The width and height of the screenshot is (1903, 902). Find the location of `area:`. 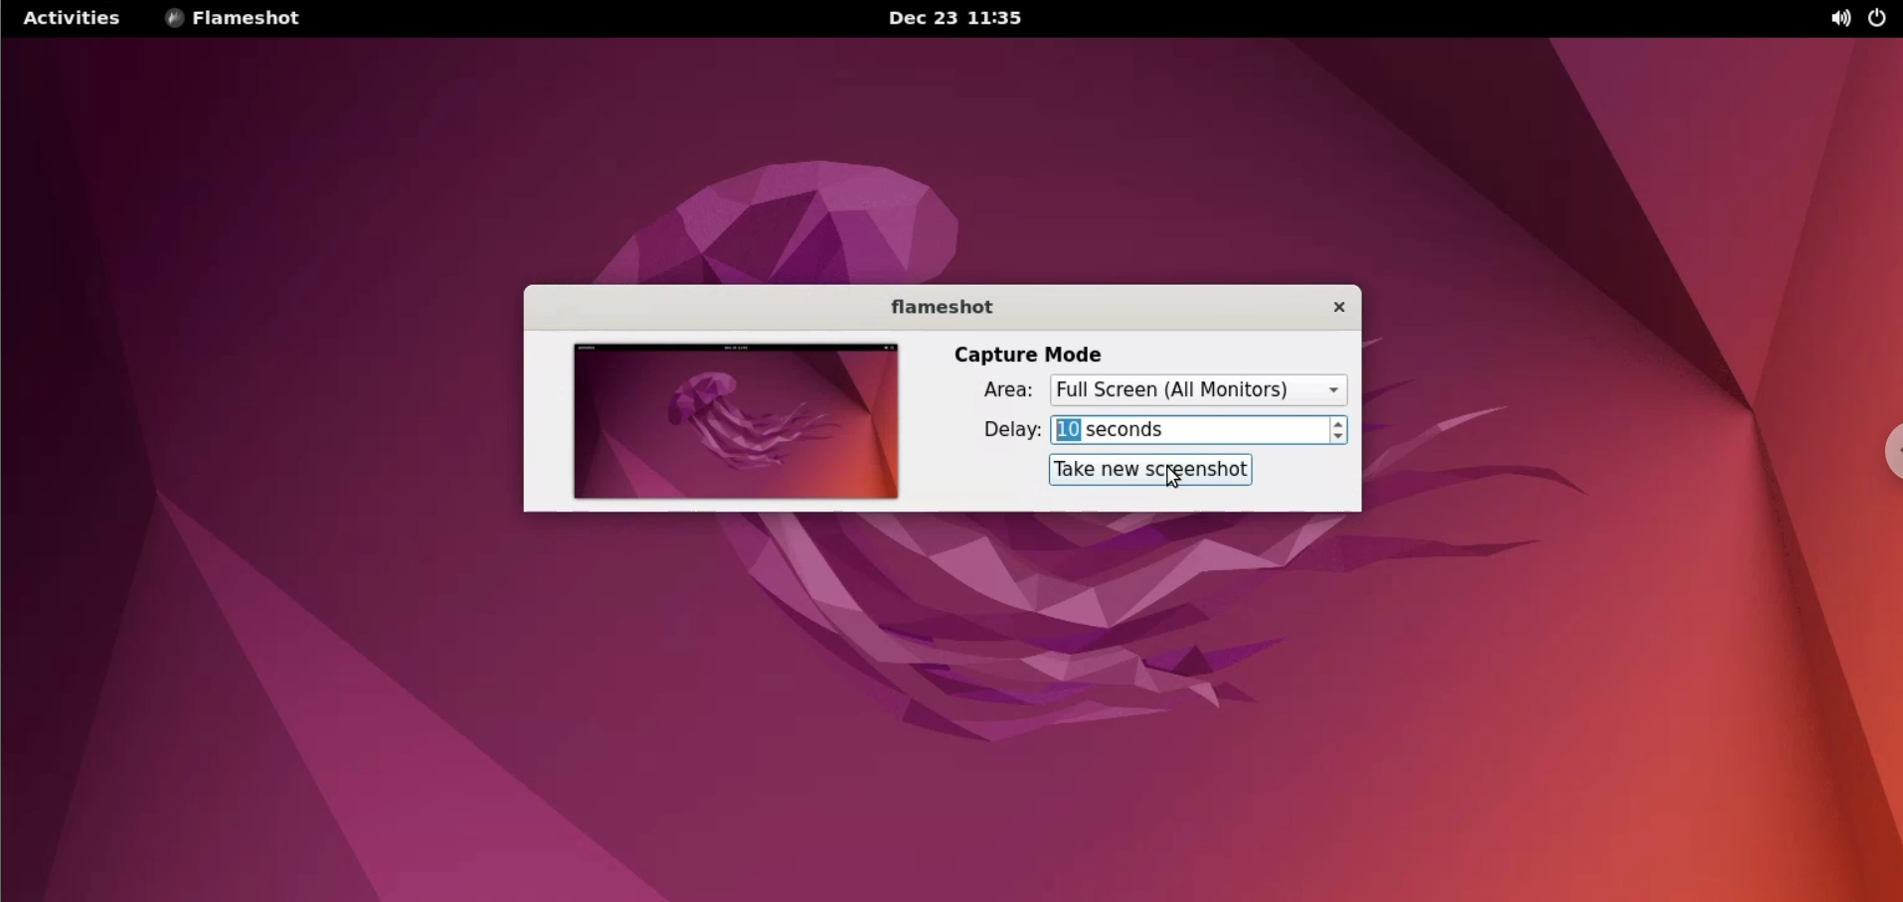

area: is located at coordinates (998, 393).